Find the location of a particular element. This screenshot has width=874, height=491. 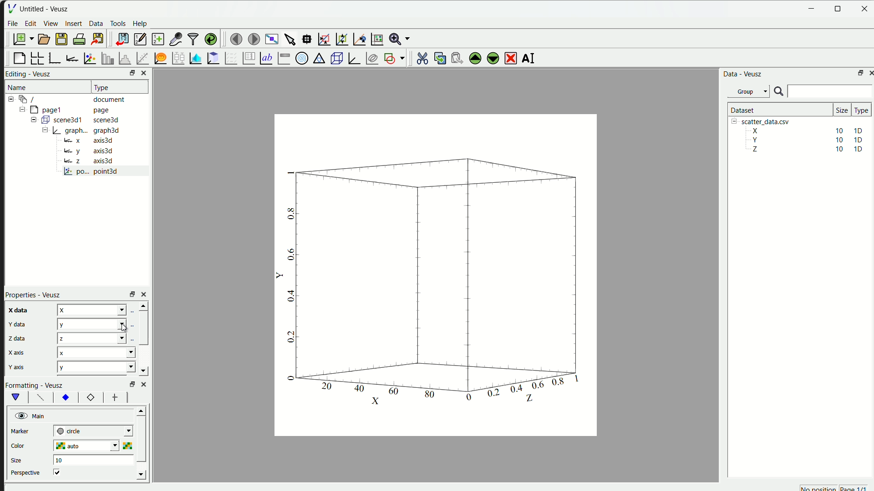

fit function to data is located at coordinates (142, 58).